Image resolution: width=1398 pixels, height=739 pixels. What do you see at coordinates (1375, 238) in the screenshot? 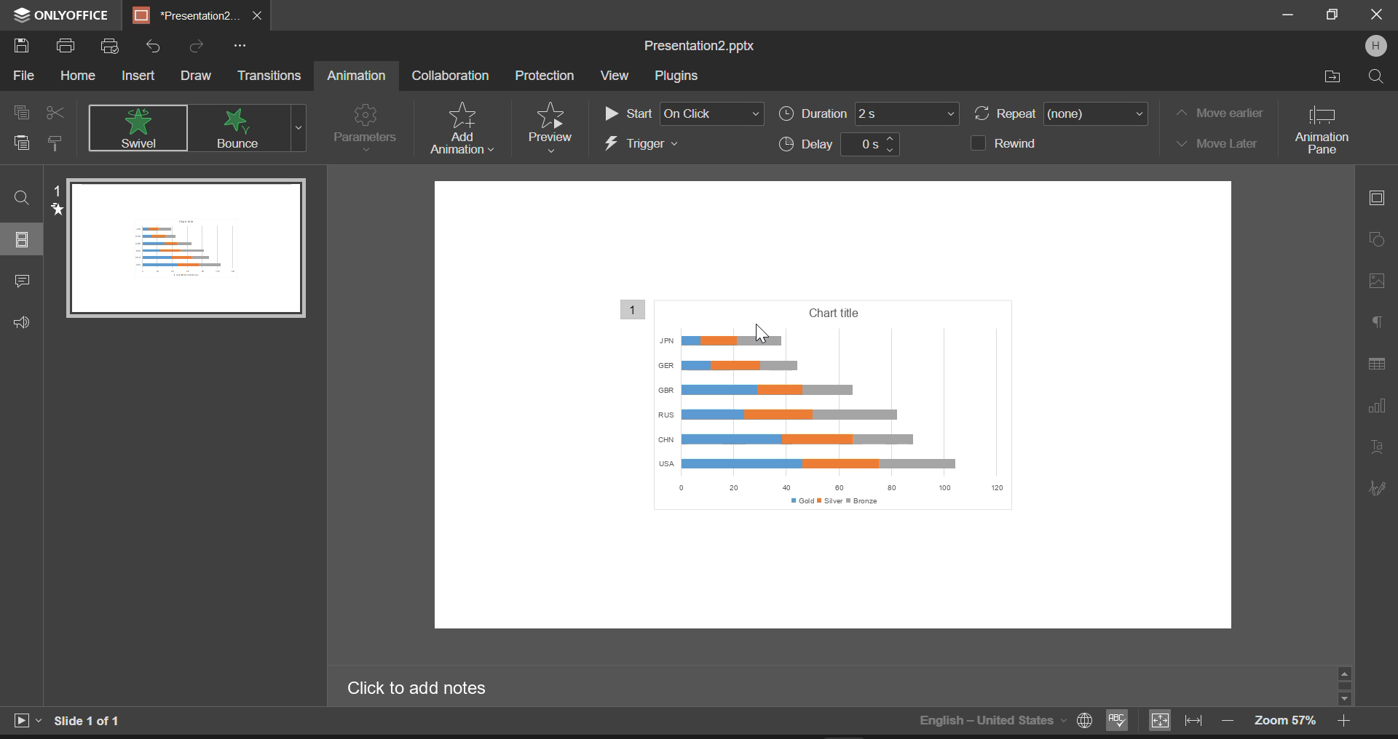
I see `Shape Settings` at bounding box center [1375, 238].